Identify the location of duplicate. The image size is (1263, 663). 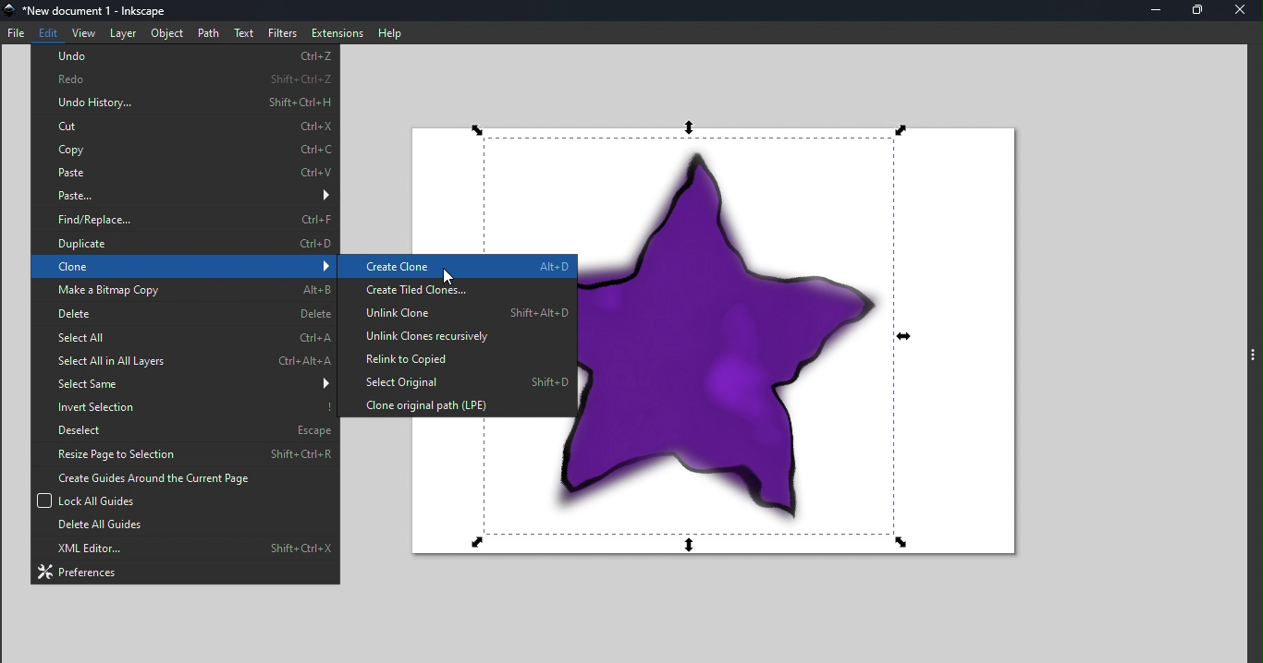
(185, 245).